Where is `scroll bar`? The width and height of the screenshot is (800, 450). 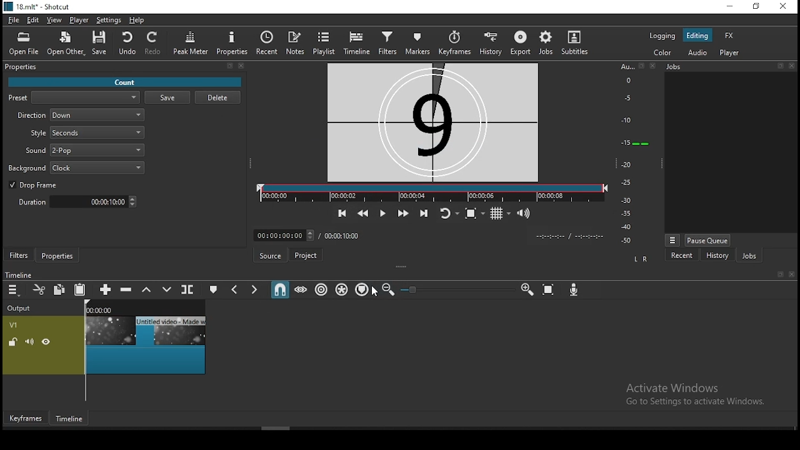 scroll bar is located at coordinates (289, 427).